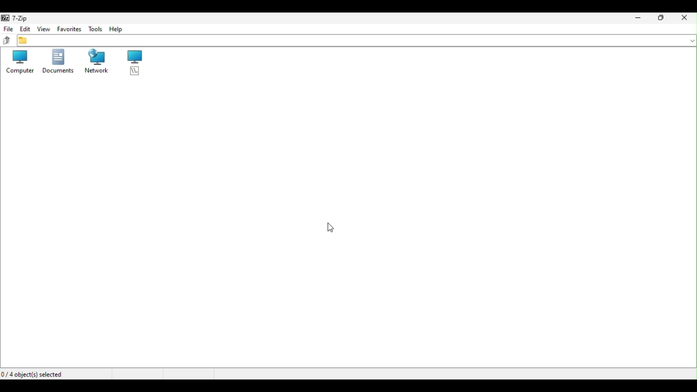  I want to click on Help, so click(117, 29).